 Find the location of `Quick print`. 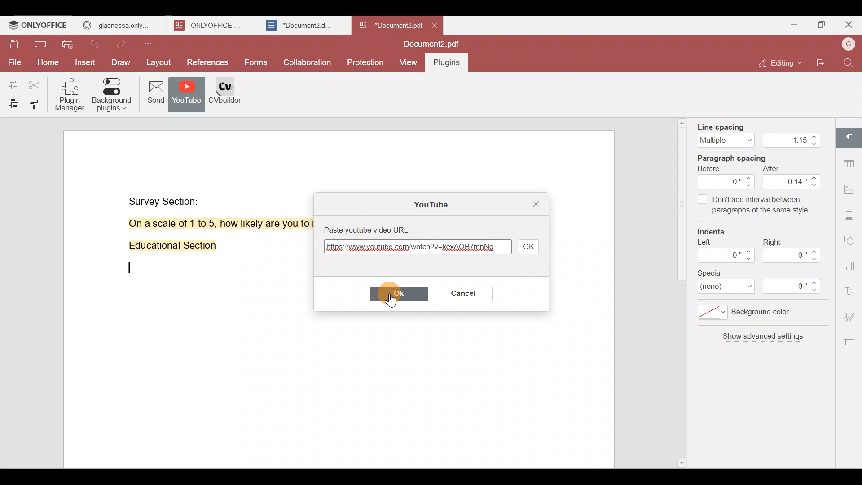

Quick print is located at coordinates (69, 45).